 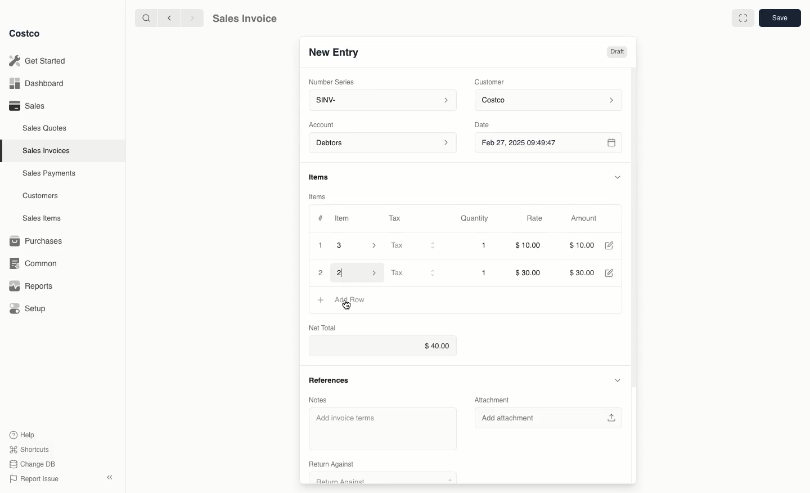 What do you see at coordinates (330, 464) in the screenshot?
I see `‘Return Against` at bounding box center [330, 464].